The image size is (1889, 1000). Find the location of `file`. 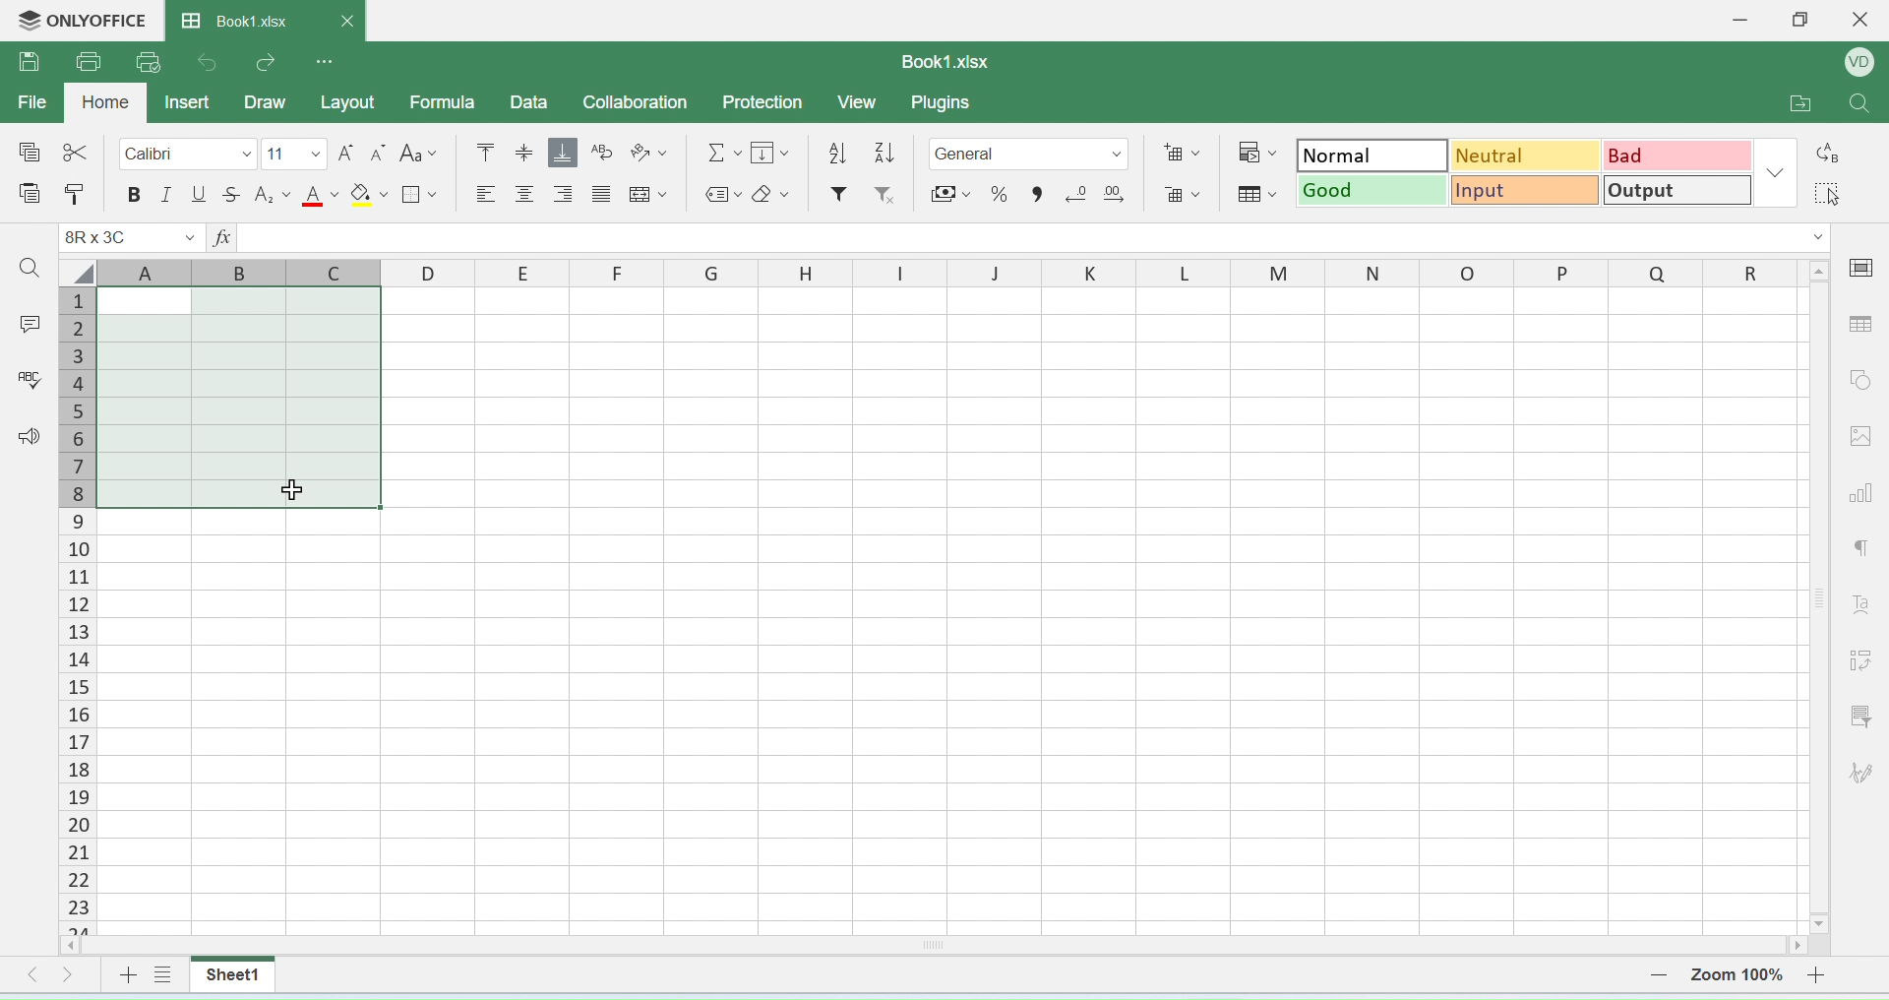

file is located at coordinates (36, 105).